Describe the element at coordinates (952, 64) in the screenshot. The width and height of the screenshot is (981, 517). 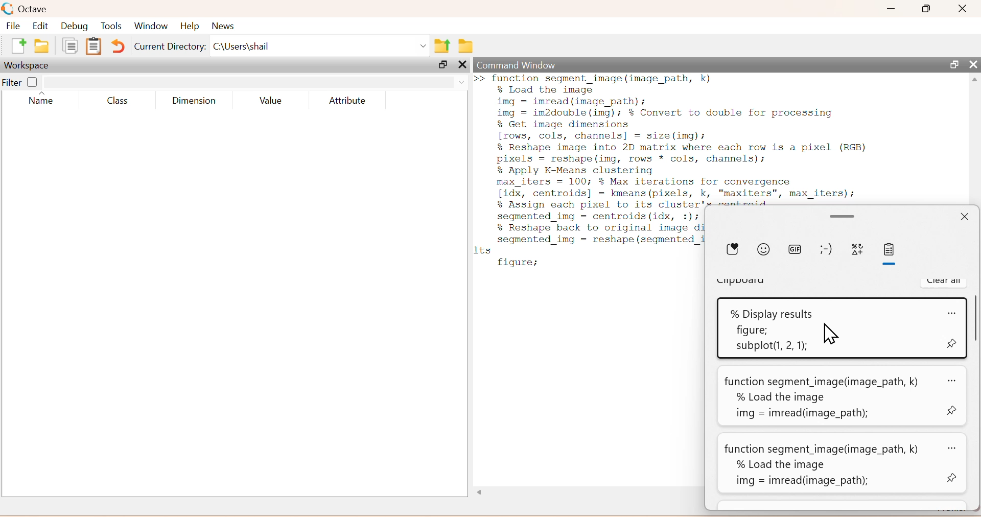
I see `Maximize` at that location.